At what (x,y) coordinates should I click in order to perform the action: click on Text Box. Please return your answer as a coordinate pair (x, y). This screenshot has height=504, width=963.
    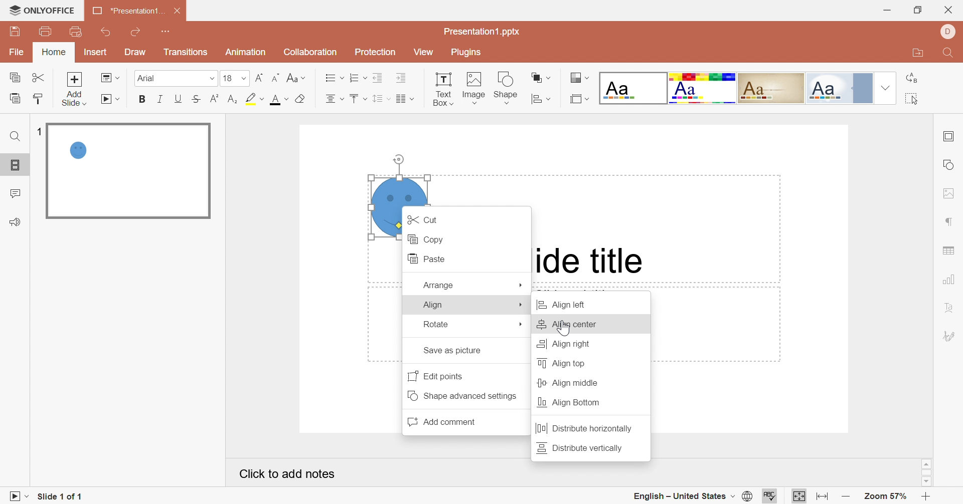
    Looking at the image, I should click on (443, 88).